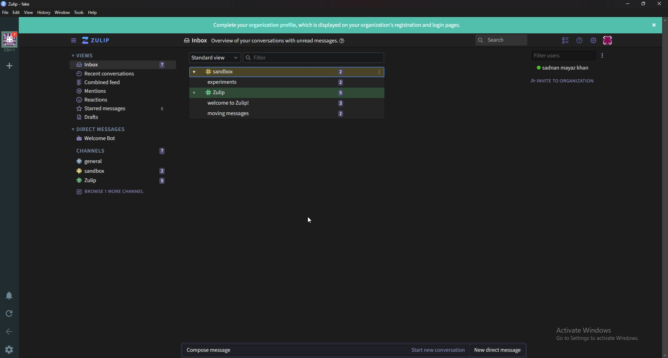  Describe the element at coordinates (271, 41) in the screenshot. I see `Overview of your conversations with unread messages` at that location.